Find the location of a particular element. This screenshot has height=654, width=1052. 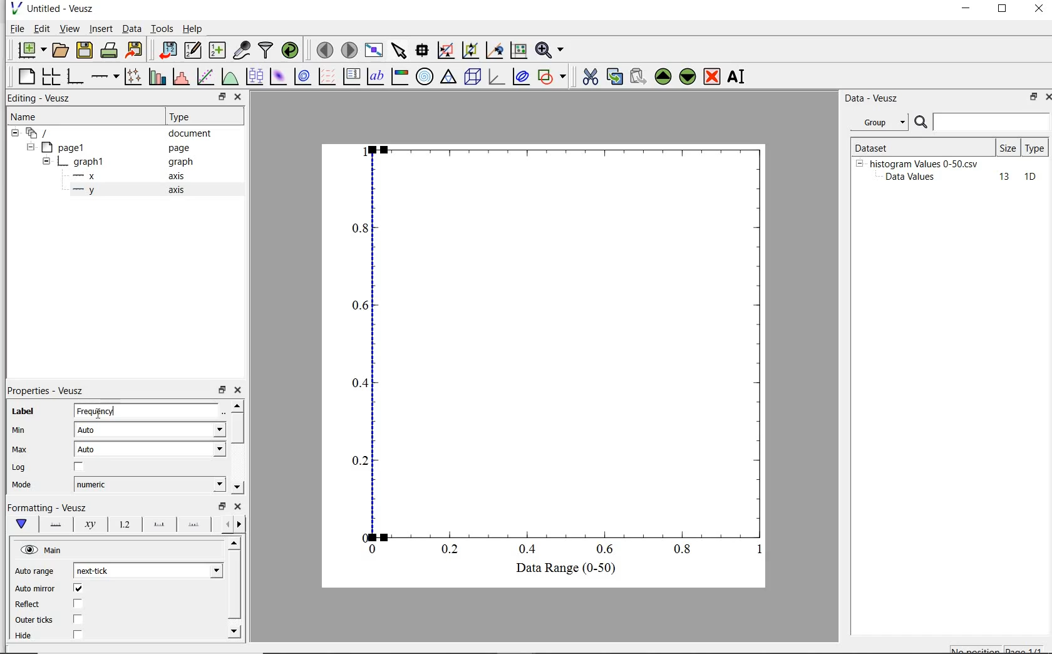

 is located at coordinates (182, 162).